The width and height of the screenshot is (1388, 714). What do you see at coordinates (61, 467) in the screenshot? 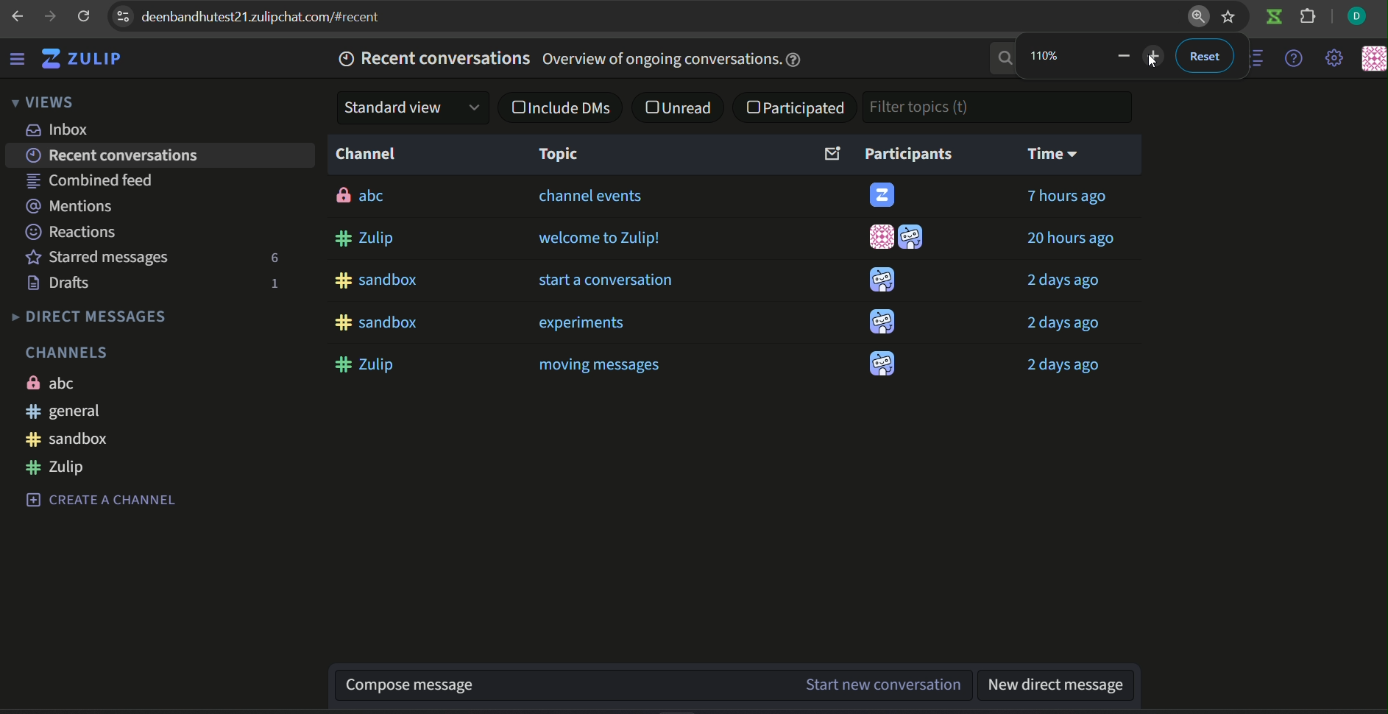
I see `#zulip` at bounding box center [61, 467].